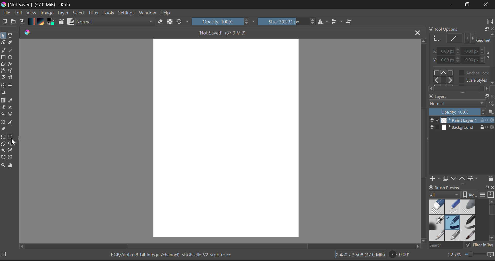 This screenshot has width=495, height=261. What do you see at coordinates (349, 22) in the screenshot?
I see `Crop` at bounding box center [349, 22].